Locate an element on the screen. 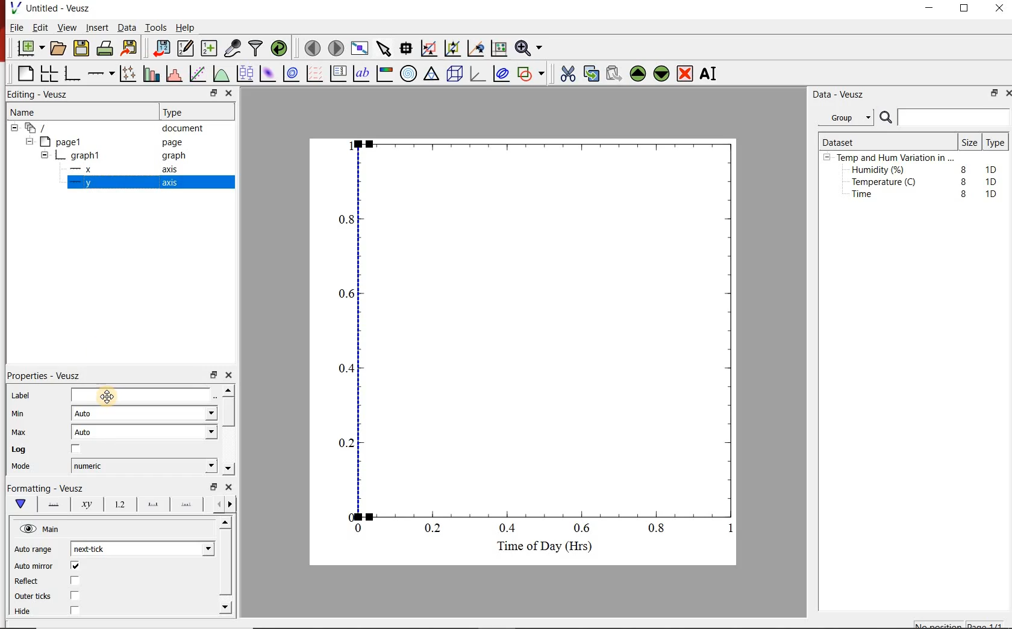 The height and width of the screenshot is (629, 1012). new document is located at coordinates (30, 48).